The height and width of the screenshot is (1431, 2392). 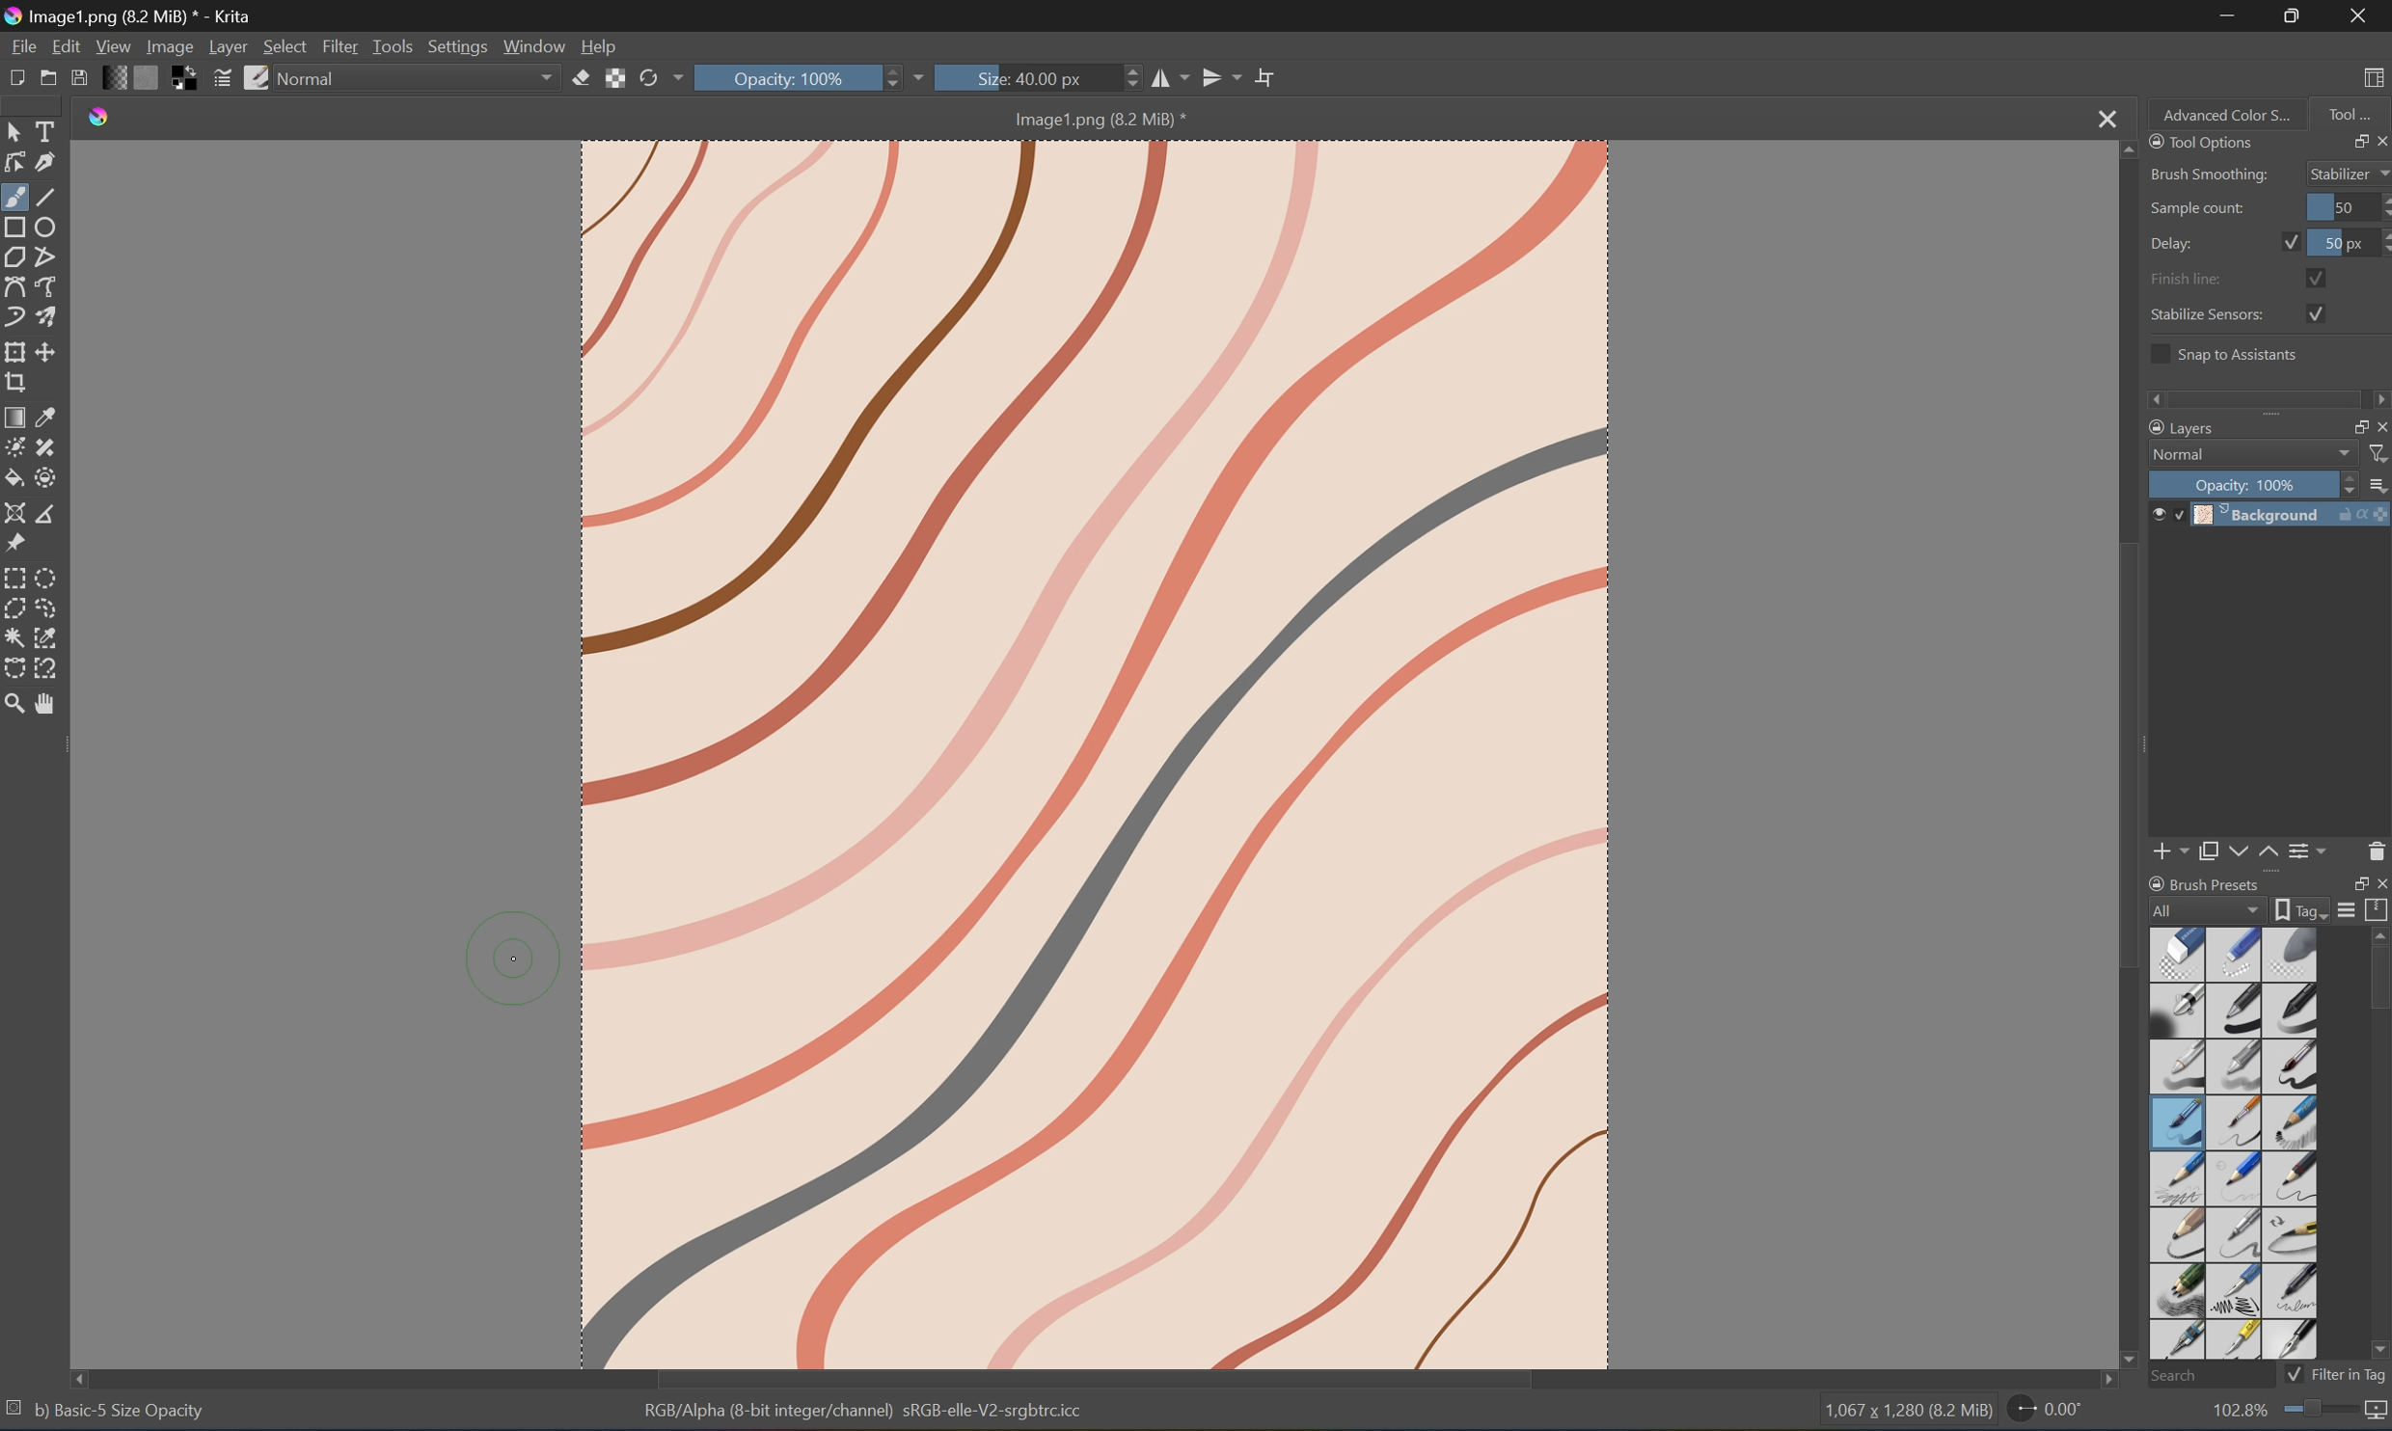 I want to click on Polyline tool, so click(x=46, y=257).